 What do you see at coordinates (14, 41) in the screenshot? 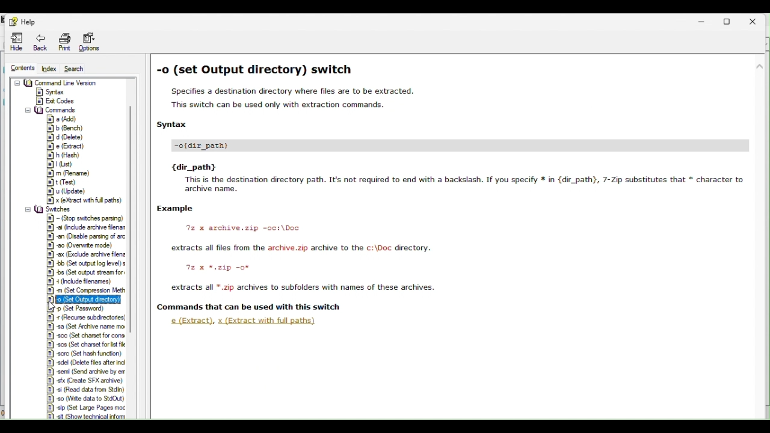
I see `Hide` at bounding box center [14, 41].